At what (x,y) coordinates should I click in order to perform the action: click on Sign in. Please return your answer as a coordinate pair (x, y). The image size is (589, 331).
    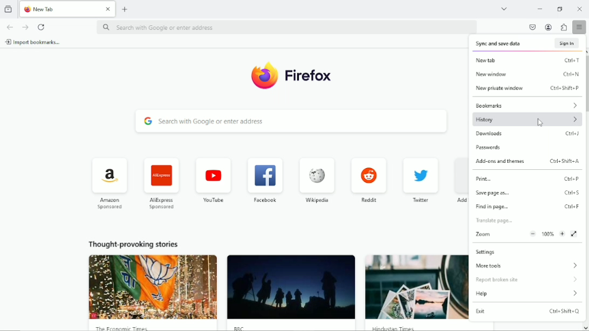
    Looking at the image, I should click on (567, 43).